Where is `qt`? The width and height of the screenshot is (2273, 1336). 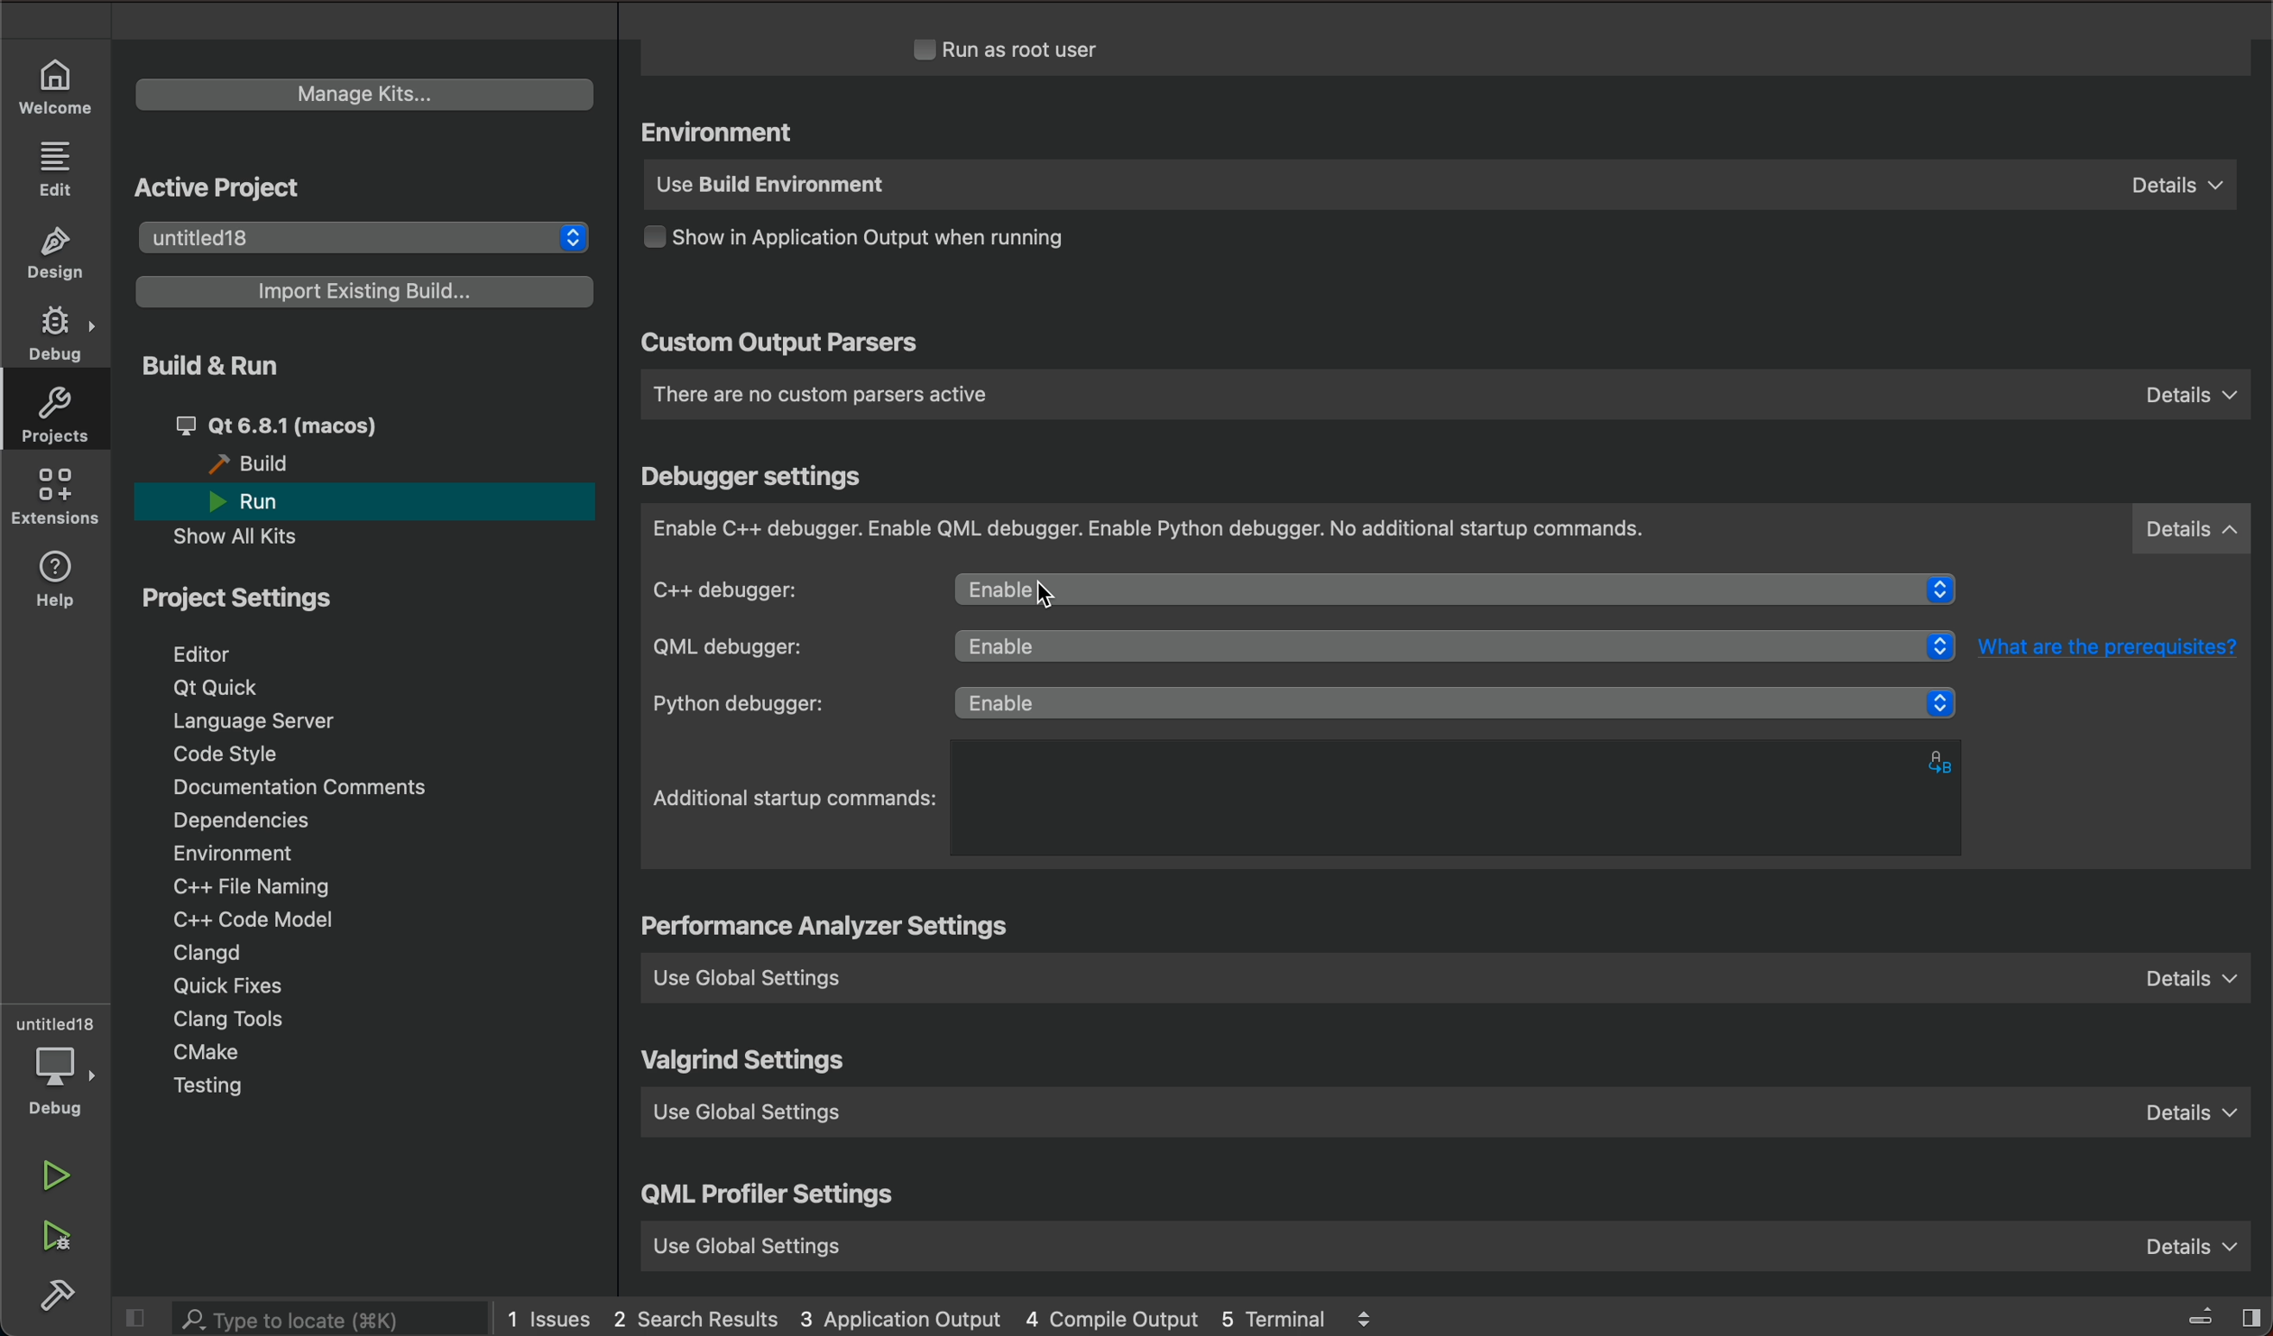 qt is located at coordinates (317, 424).